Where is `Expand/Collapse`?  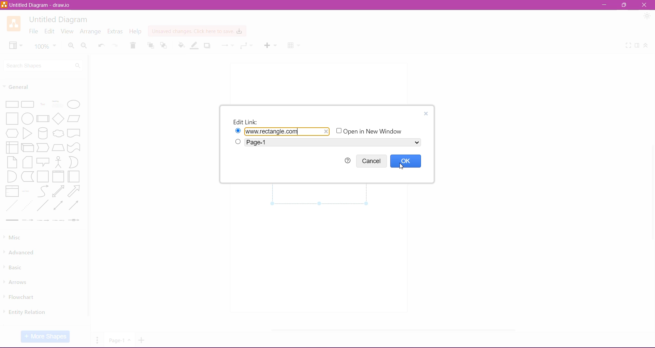
Expand/Collapse is located at coordinates (646, 46).